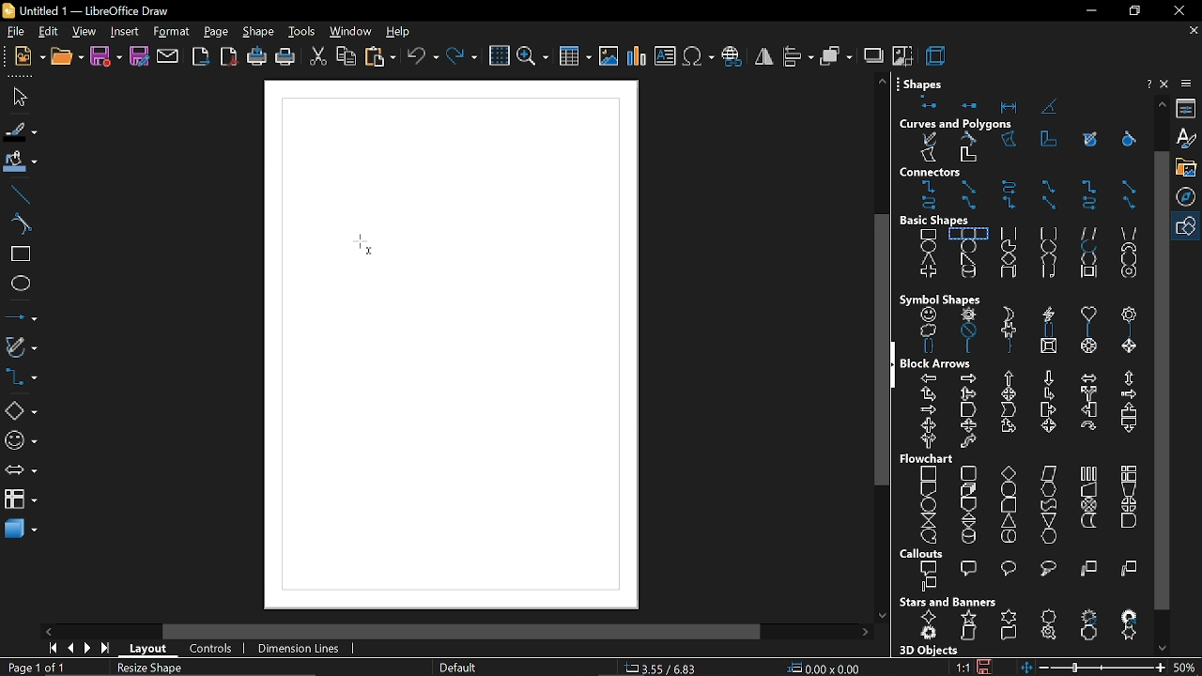 Image resolution: width=1202 pixels, height=676 pixels. I want to click on symbol shapes, so click(21, 441).